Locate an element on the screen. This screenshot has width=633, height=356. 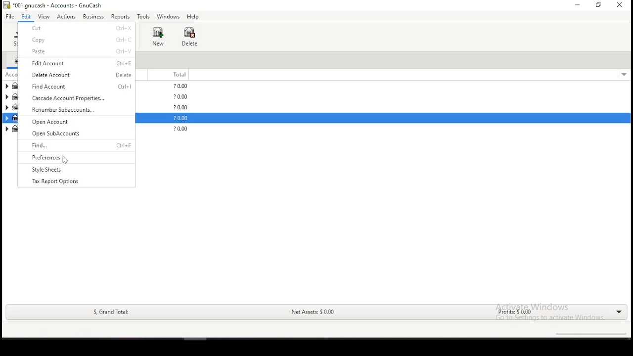
windows is located at coordinates (168, 17).